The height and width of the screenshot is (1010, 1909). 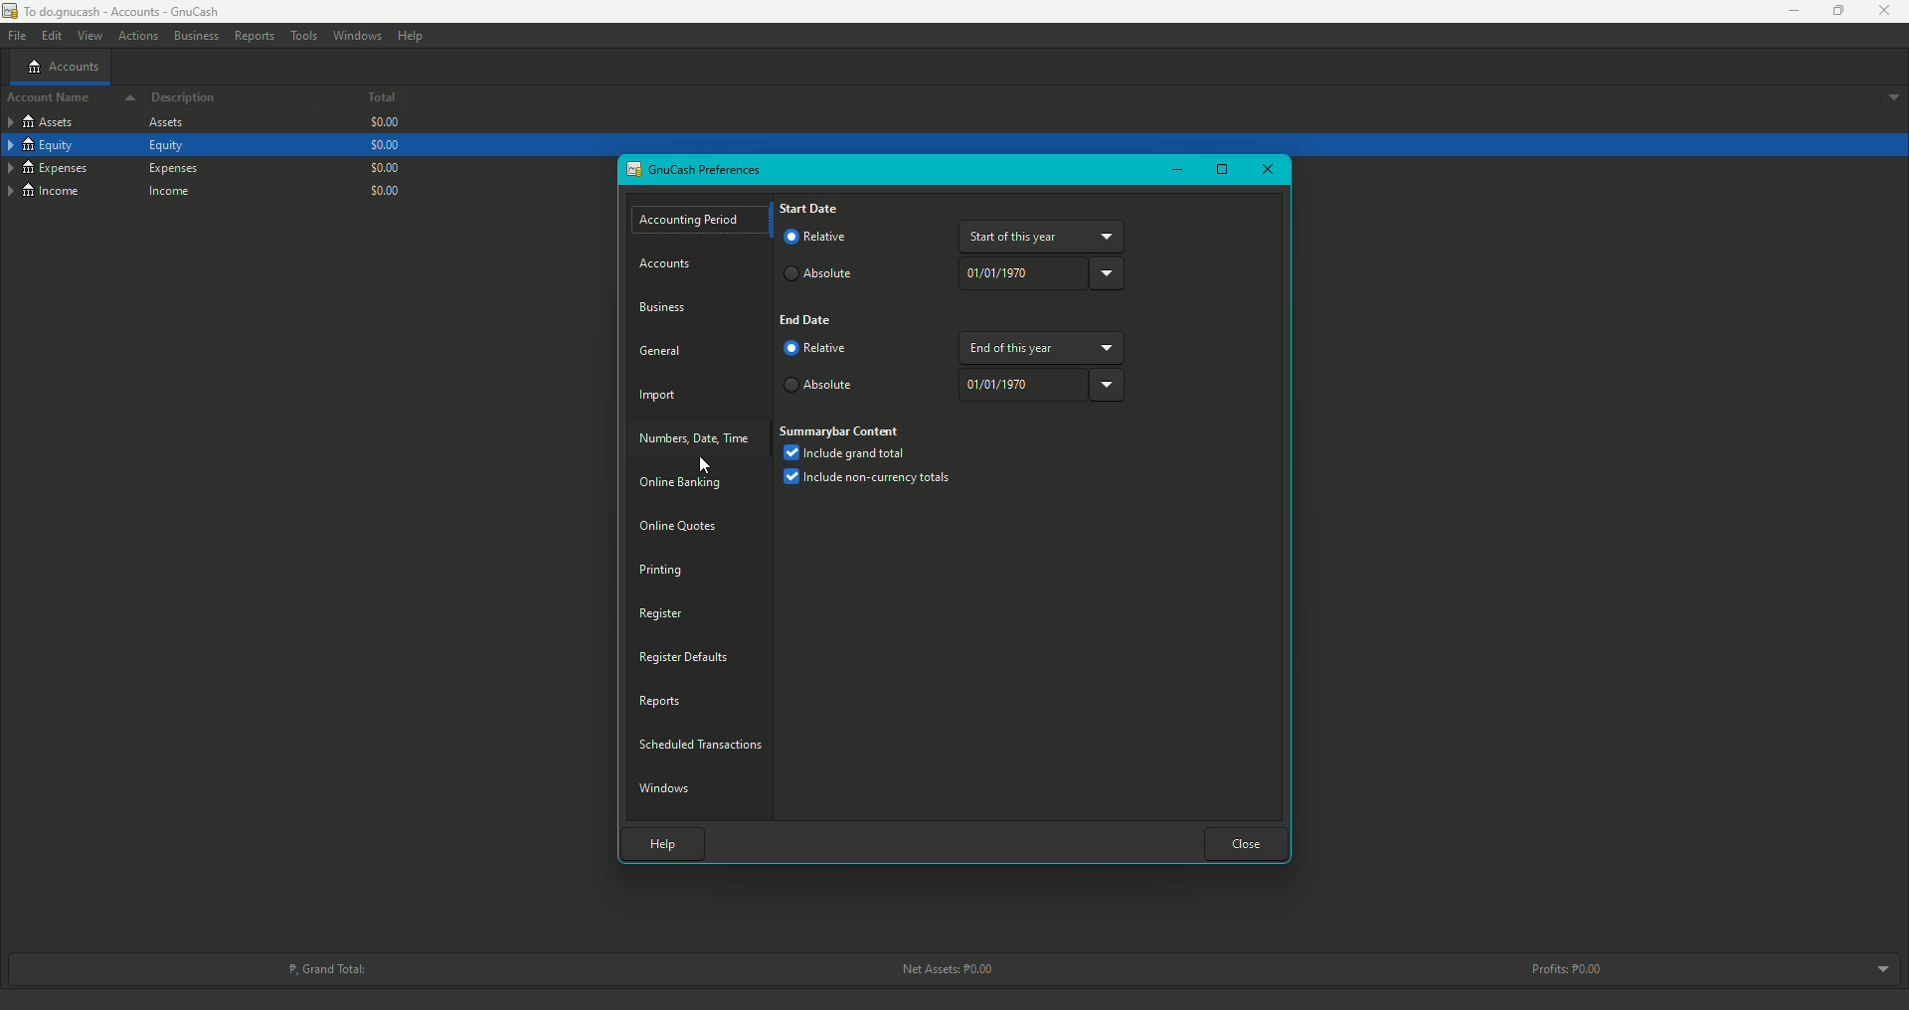 What do you see at coordinates (845, 454) in the screenshot?
I see `Include grand total` at bounding box center [845, 454].